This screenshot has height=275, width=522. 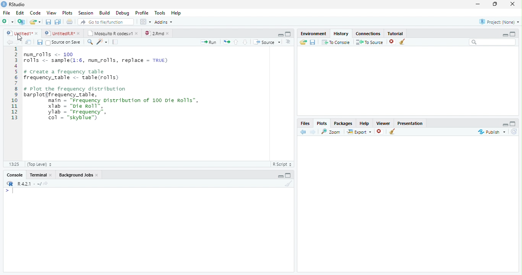 What do you see at coordinates (402, 42) in the screenshot?
I see `Clear` at bounding box center [402, 42].